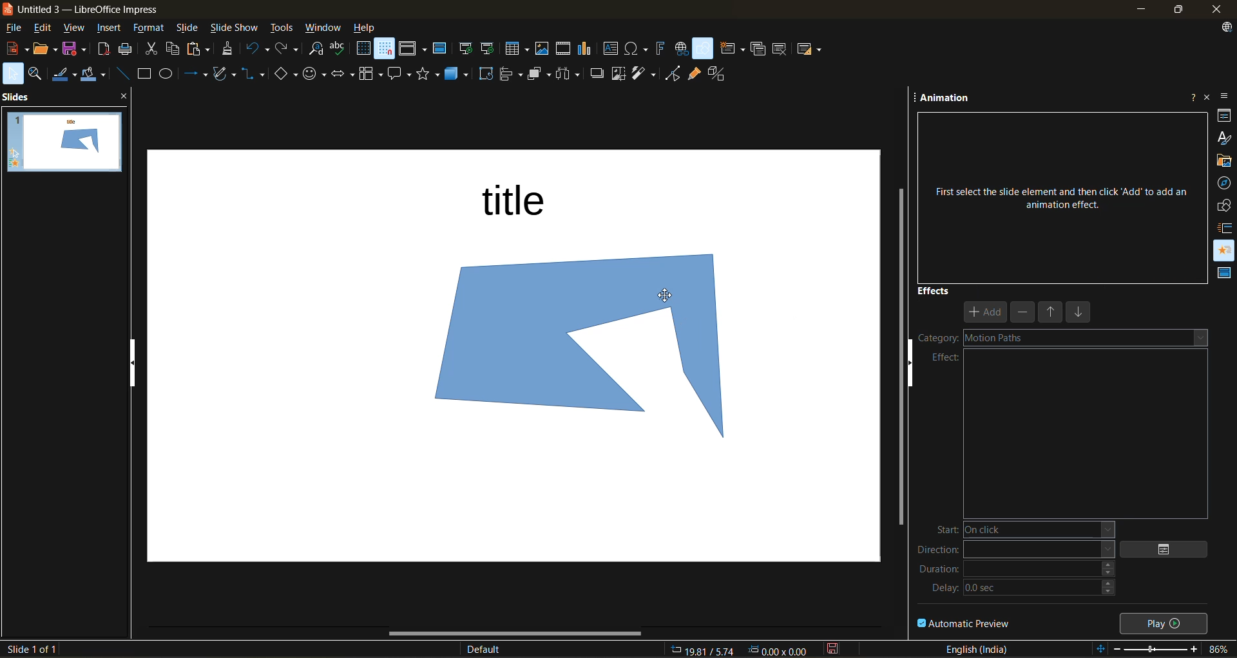 This screenshot has width=1237, height=658. I want to click on insert, so click(108, 28).